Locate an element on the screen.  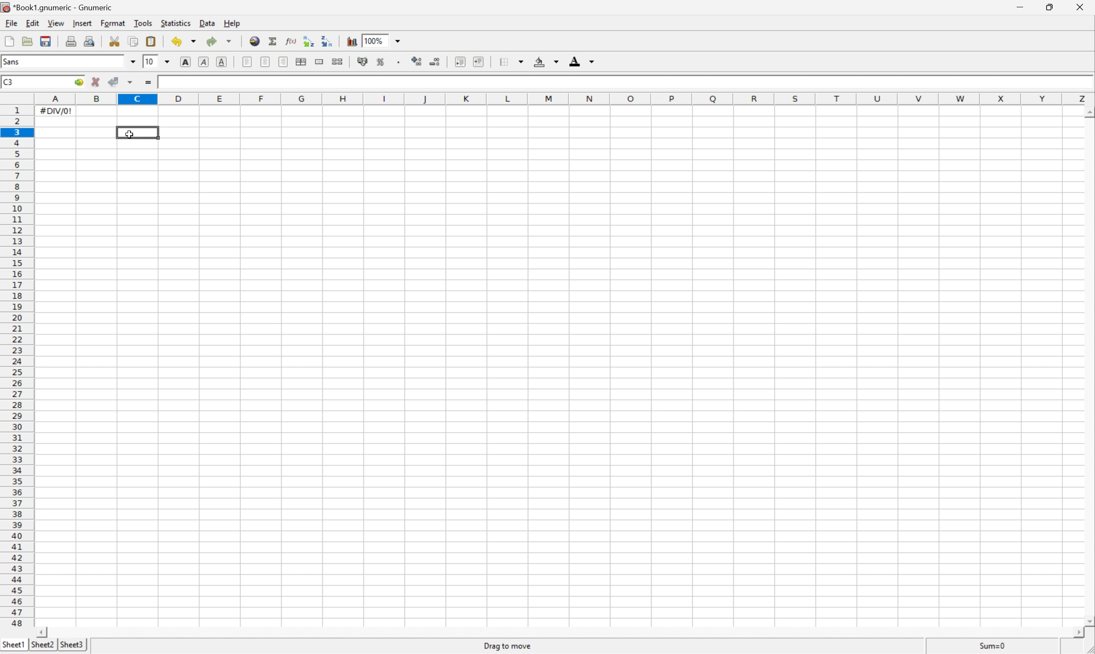
Bold is located at coordinates (186, 62).